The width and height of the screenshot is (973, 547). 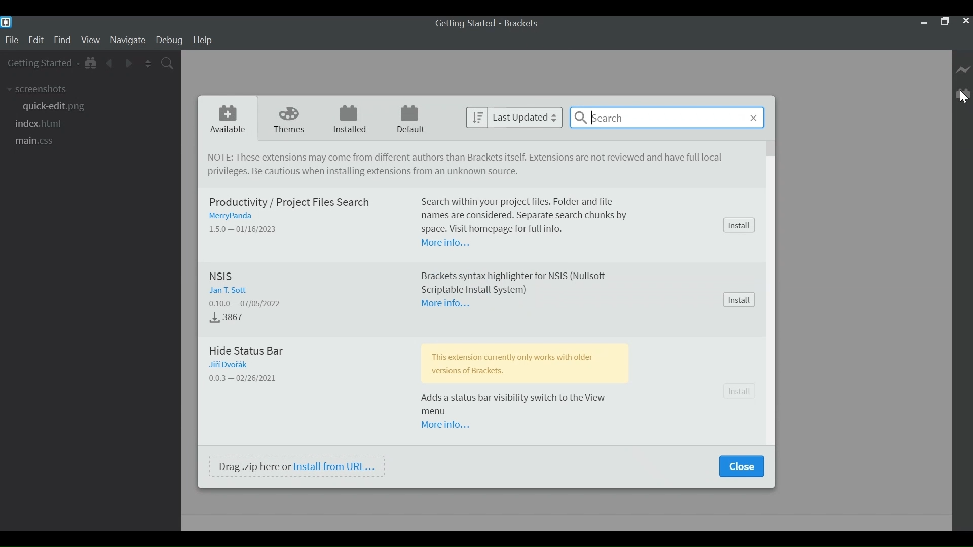 What do you see at coordinates (451, 243) in the screenshot?
I see `more Information` at bounding box center [451, 243].